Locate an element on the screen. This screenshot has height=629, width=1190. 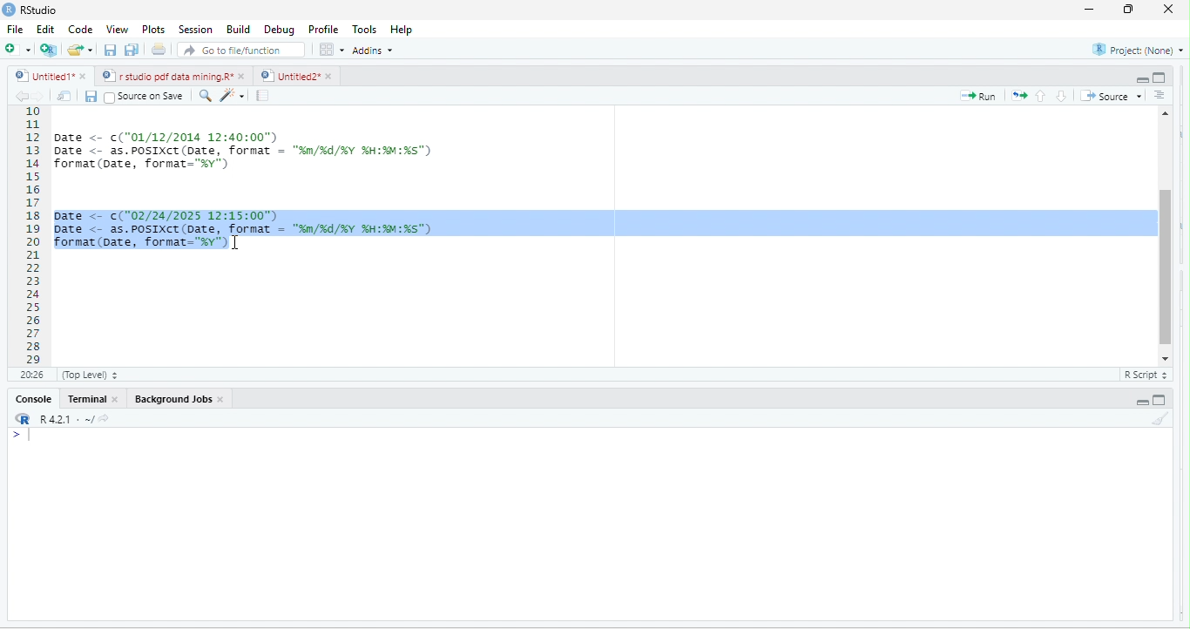
close is located at coordinates (331, 77).